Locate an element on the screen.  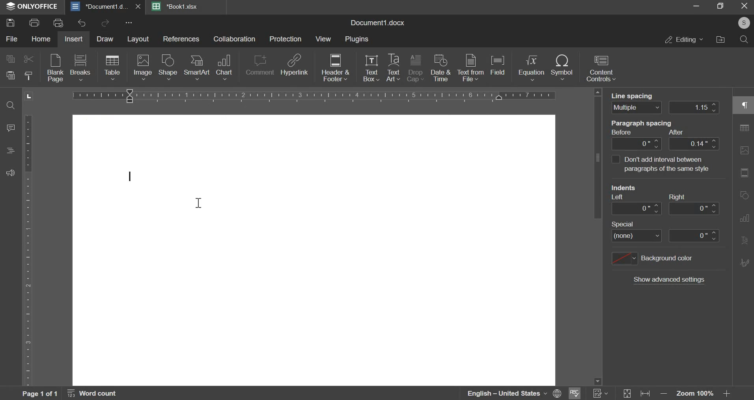
draw is located at coordinates (105, 39).